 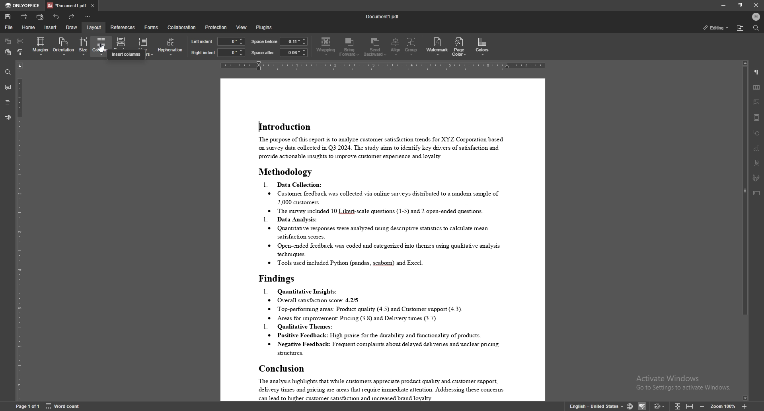 What do you see at coordinates (8, 41) in the screenshot?
I see `copy` at bounding box center [8, 41].